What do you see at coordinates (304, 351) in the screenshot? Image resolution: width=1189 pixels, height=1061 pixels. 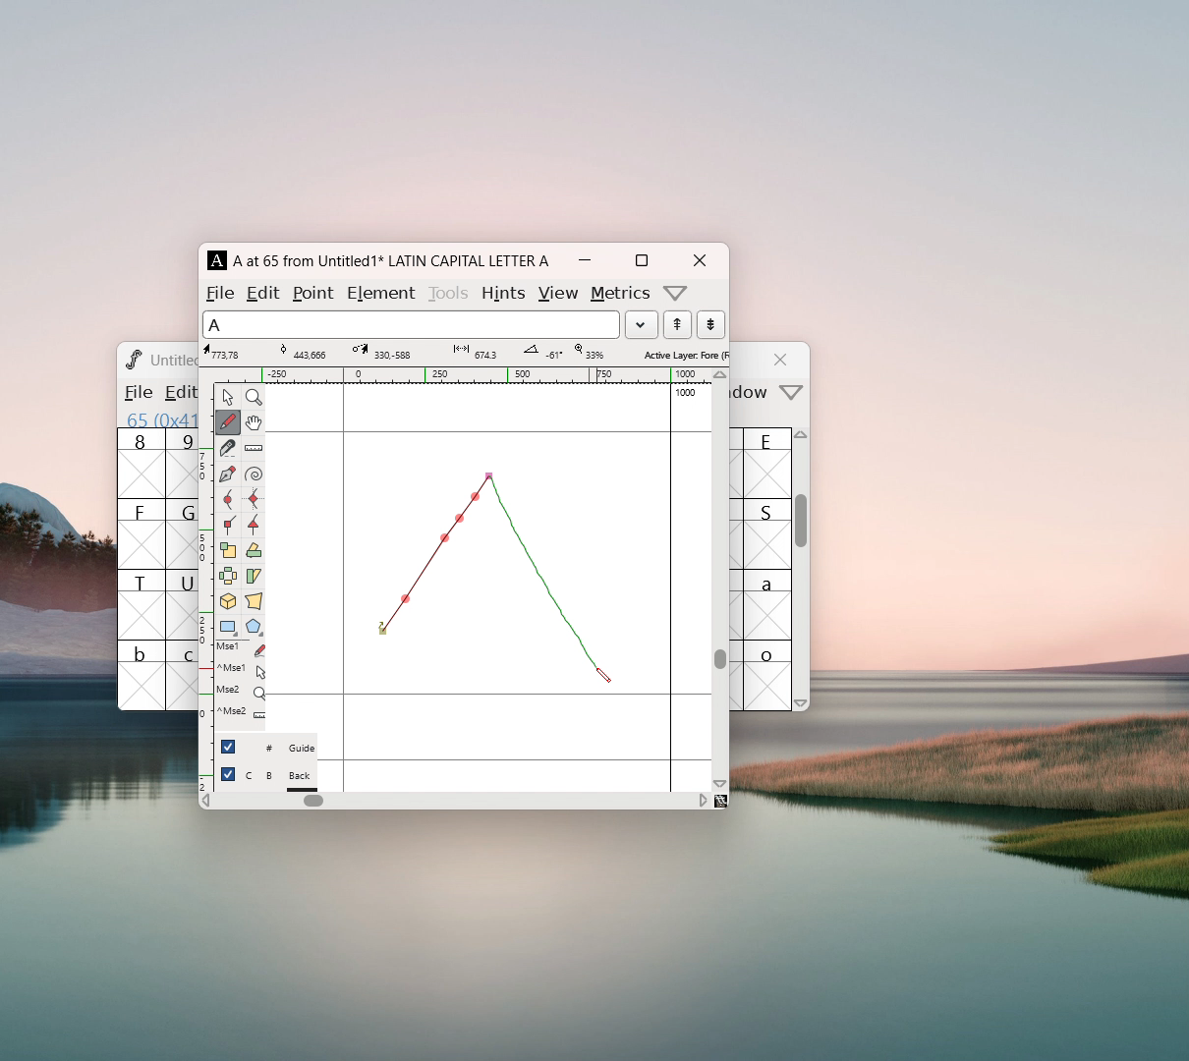 I see `tangent` at bounding box center [304, 351].